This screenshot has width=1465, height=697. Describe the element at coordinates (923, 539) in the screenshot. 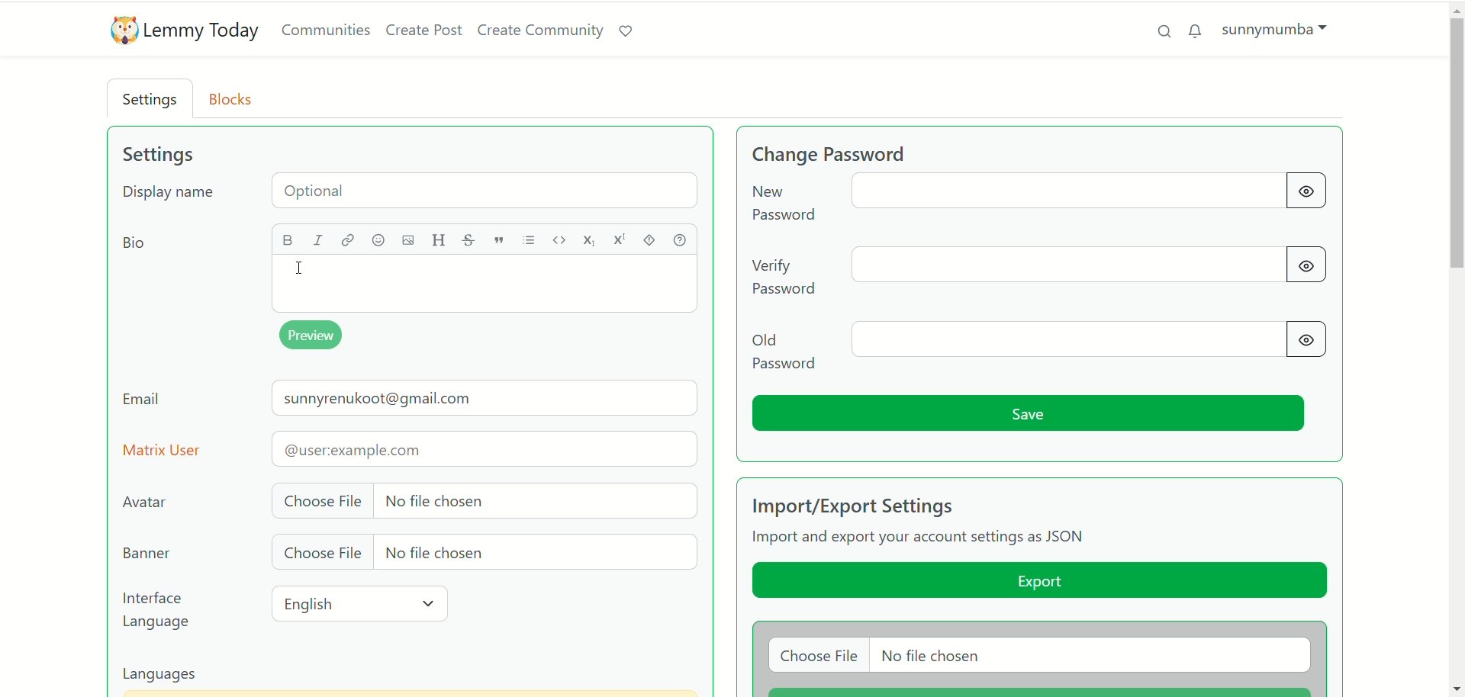

I see `text` at that location.